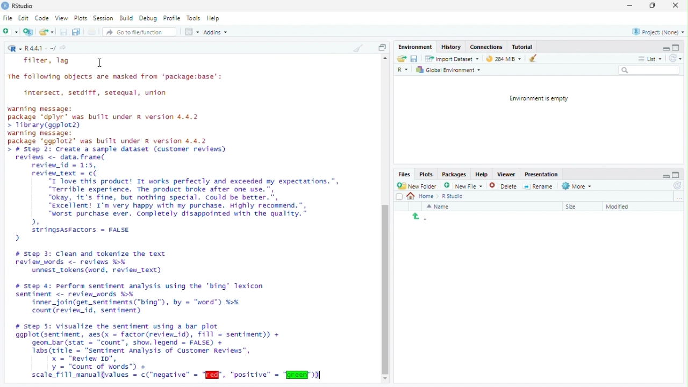  What do you see at coordinates (101, 63) in the screenshot?
I see `Cursor` at bounding box center [101, 63].